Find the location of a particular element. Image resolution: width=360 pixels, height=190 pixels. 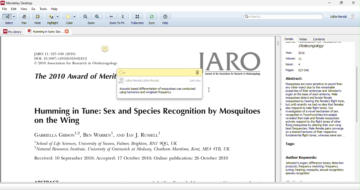

delete is located at coordinates (197, 72).